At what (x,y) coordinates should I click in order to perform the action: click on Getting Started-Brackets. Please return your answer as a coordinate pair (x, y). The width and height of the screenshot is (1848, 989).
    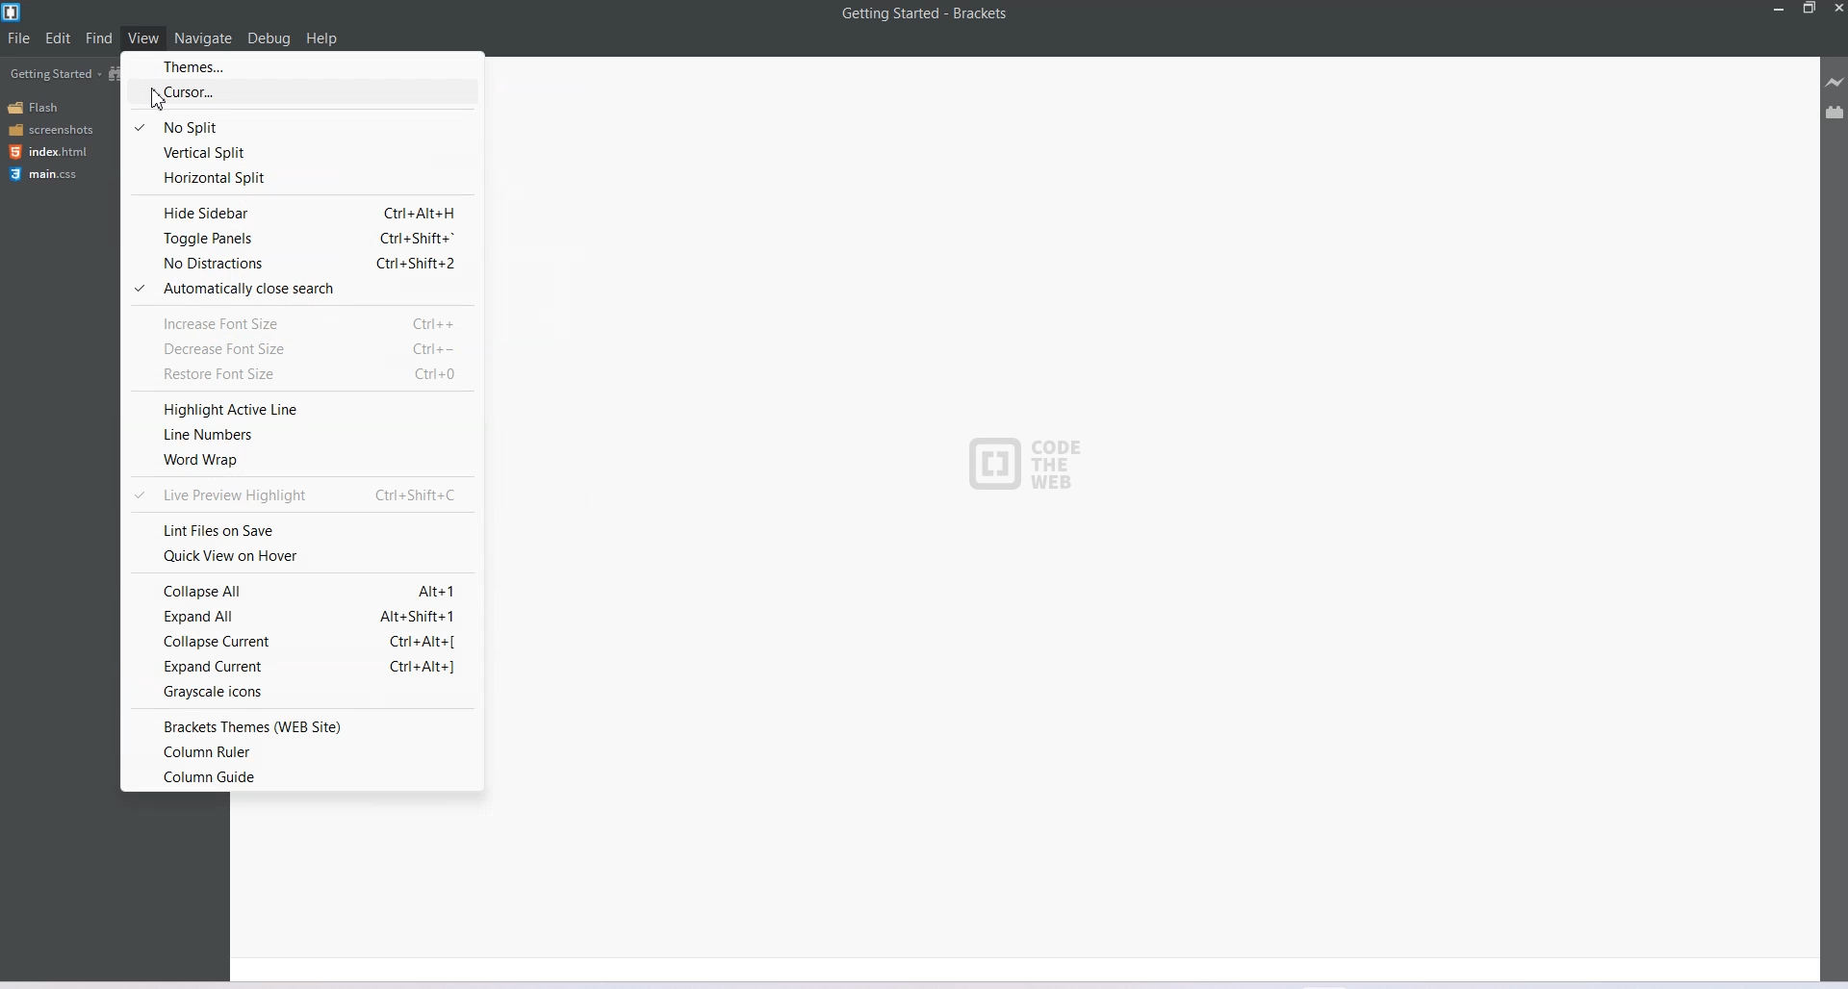
    Looking at the image, I should click on (925, 14).